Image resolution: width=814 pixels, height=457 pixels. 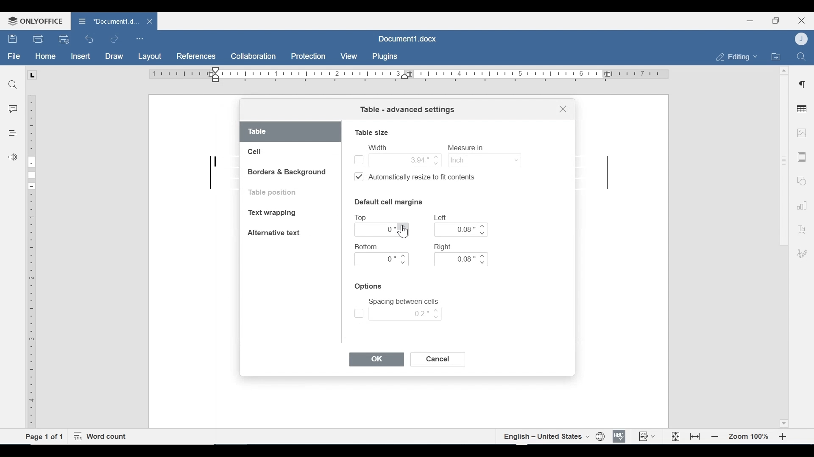 I want to click on Open Filelocation, so click(x=775, y=56).